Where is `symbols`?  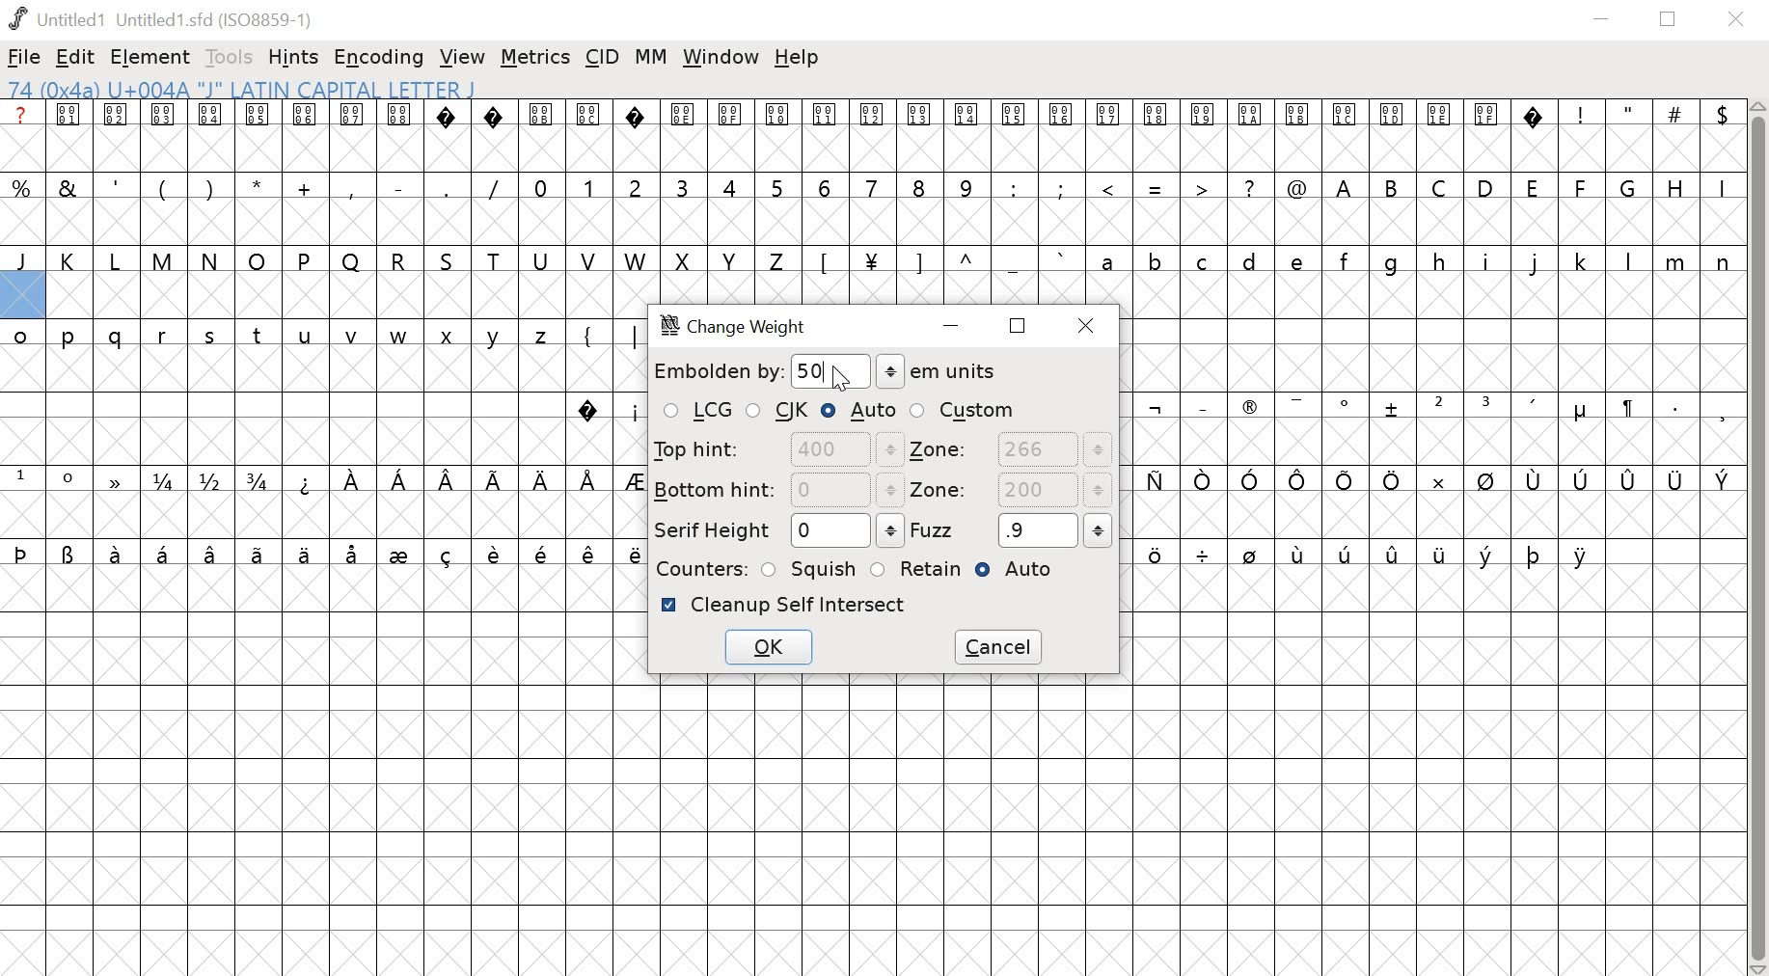 symbols is located at coordinates (602, 335).